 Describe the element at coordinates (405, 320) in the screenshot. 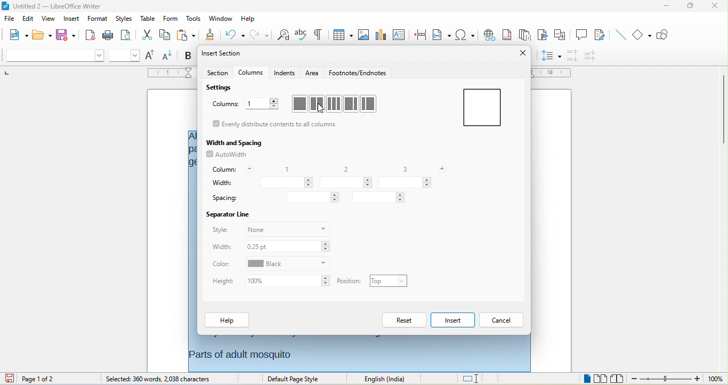

I see `reset` at that location.